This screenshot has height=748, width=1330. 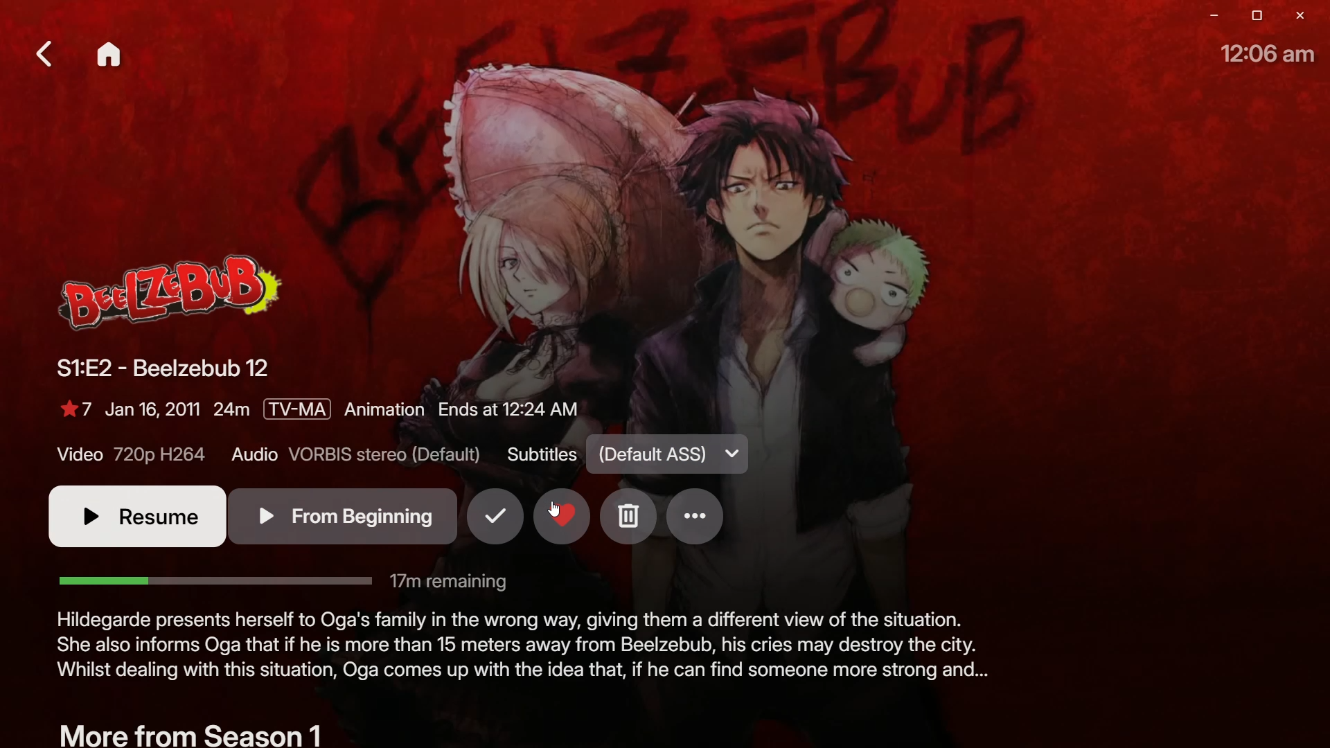 I want to click on Time, so click(x=1273, y=55).